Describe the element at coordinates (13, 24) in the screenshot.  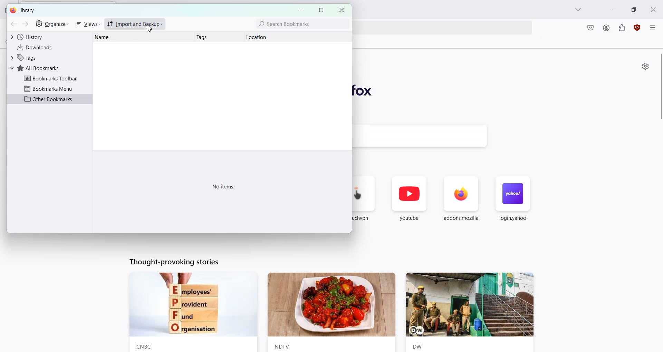
I see `Go back` at that location.